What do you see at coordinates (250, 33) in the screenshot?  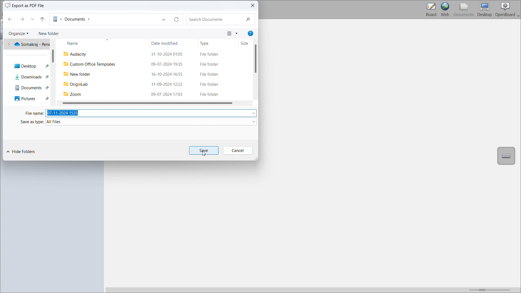 I see `help` at bounding box center [250, 33].